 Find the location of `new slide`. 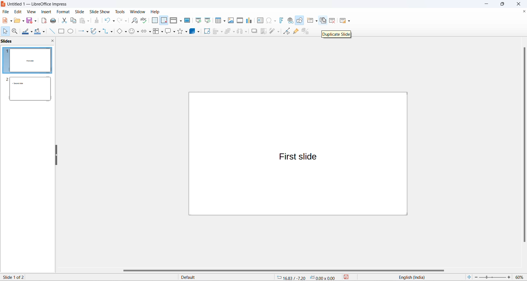

new slide is located at coordinates (310, 22).